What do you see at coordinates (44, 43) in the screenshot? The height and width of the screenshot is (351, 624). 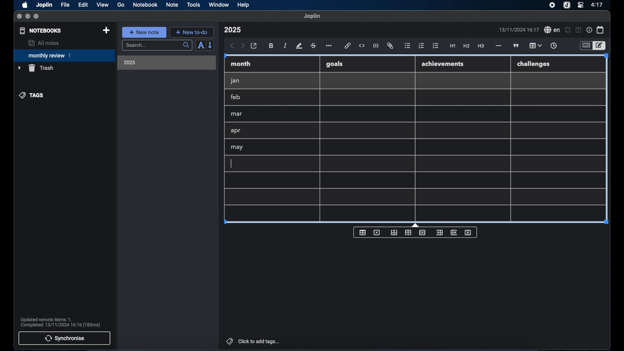 I see `all notes` at bounding box center [44, 43].